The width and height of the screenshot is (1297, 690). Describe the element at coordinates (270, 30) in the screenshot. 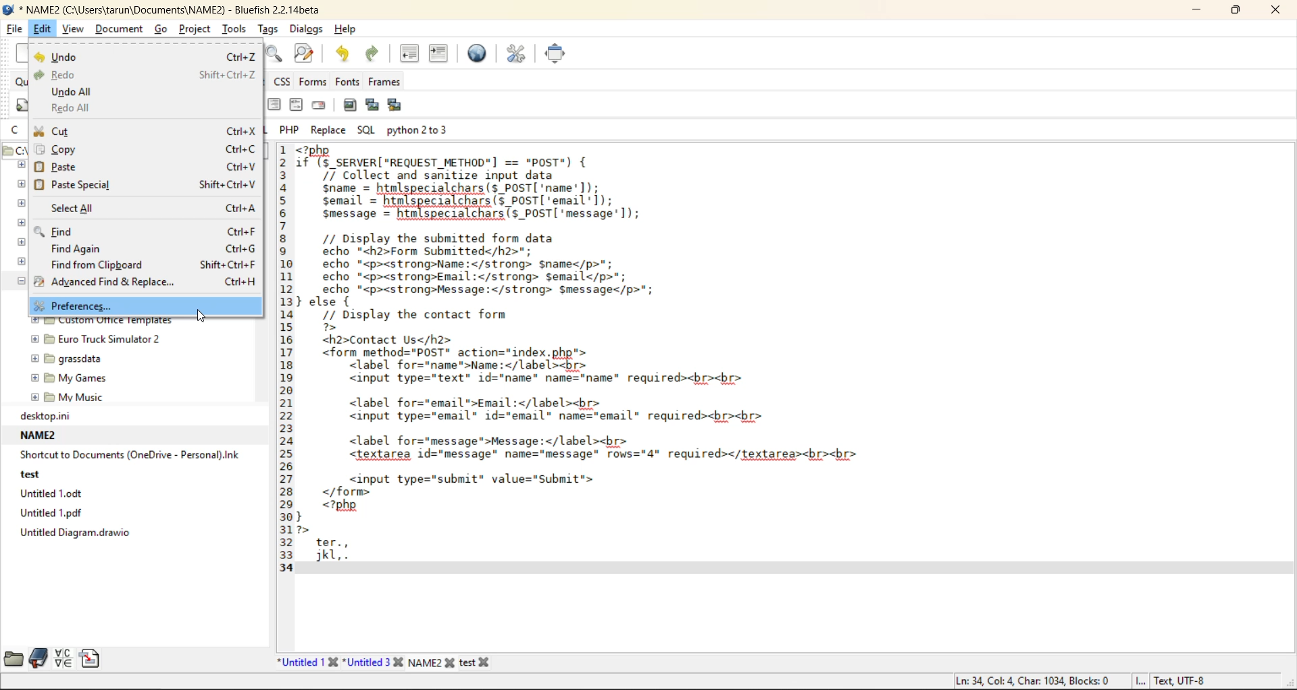

I see `tags` at that location.